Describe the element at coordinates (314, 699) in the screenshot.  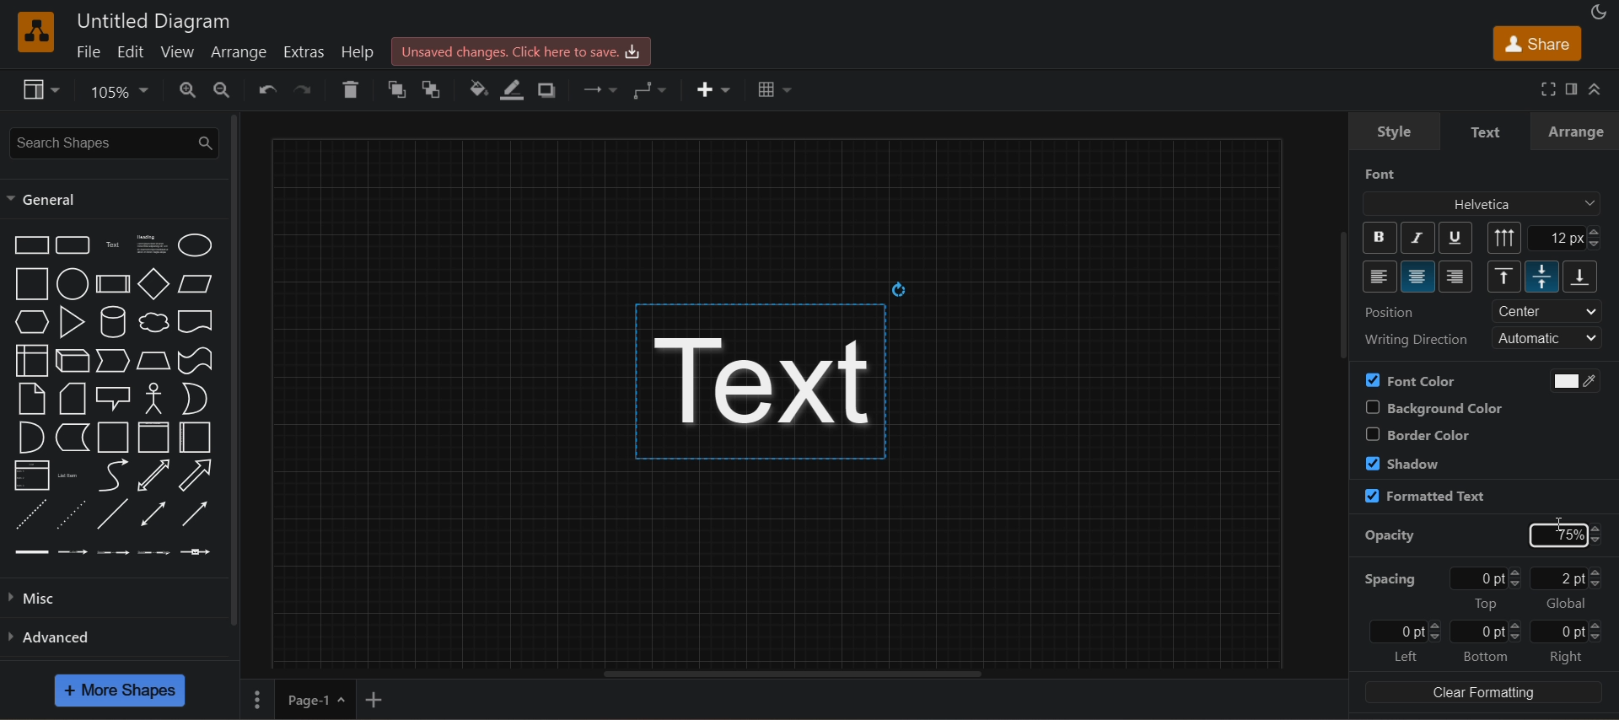
I see `page-1` at that location.